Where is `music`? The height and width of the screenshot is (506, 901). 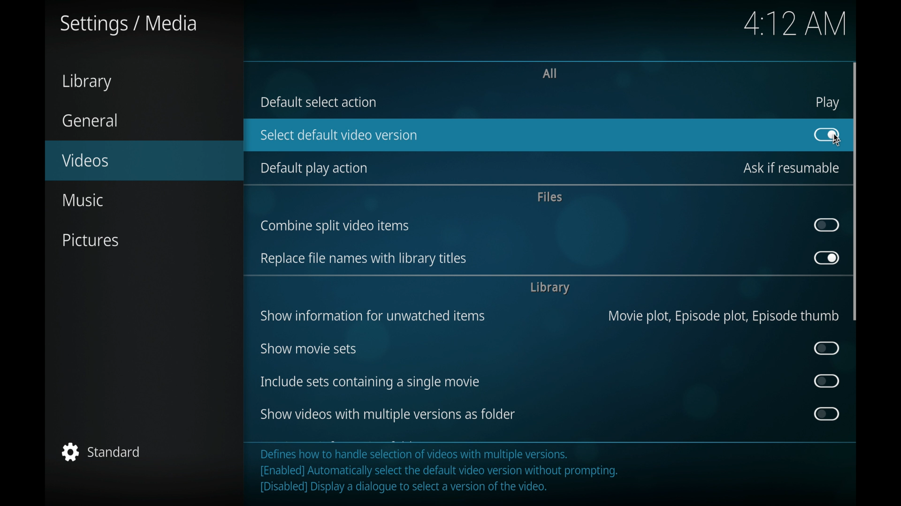 music is located at coordinates (84, 201).